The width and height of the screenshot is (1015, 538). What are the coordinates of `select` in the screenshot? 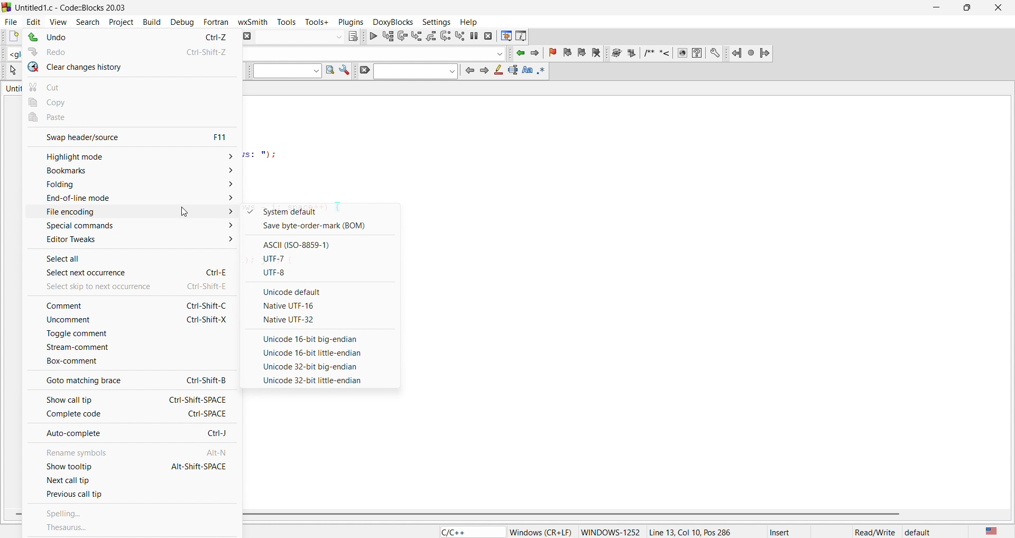 It's located at (12, 71).